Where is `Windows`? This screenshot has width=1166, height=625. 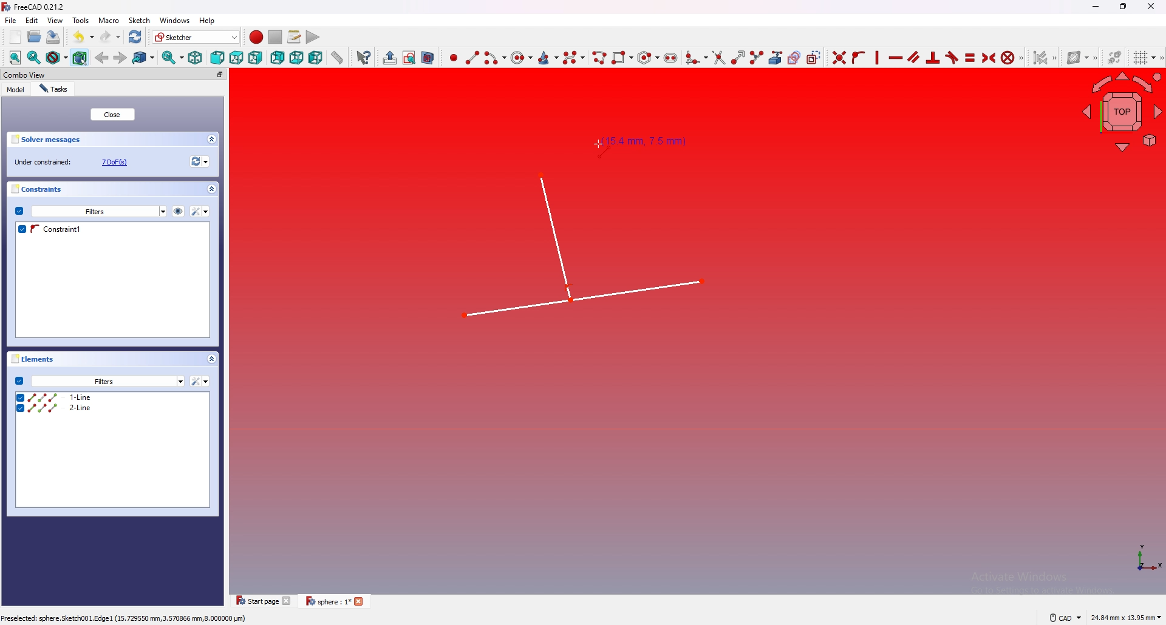
Windows is located at coordinates (175, 21).